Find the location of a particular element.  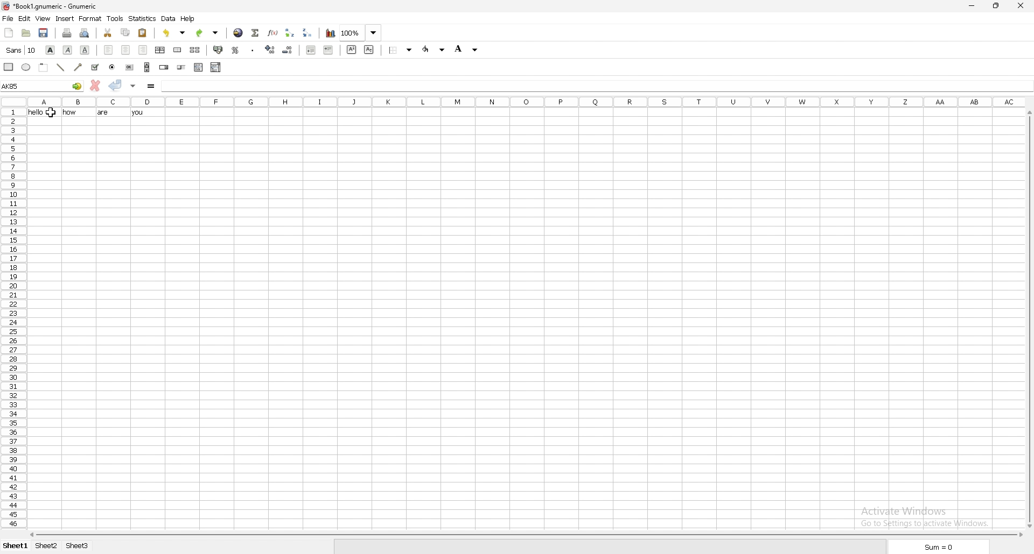

button is located at coordinates (130, 67).